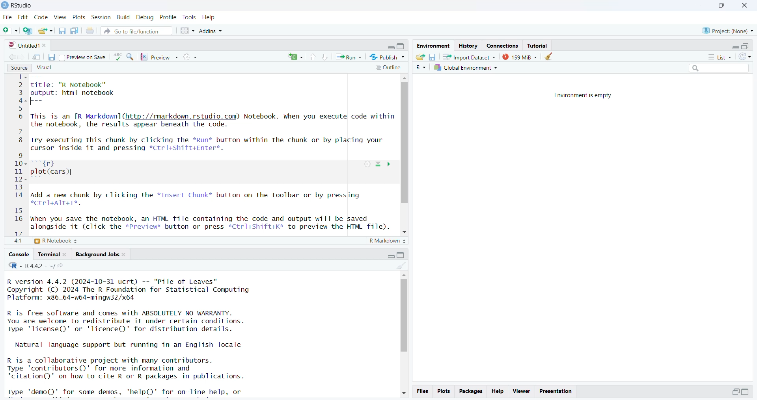  Describe the element at coordinates (191, 56) in the screenshot. I see `compile report` at that location.